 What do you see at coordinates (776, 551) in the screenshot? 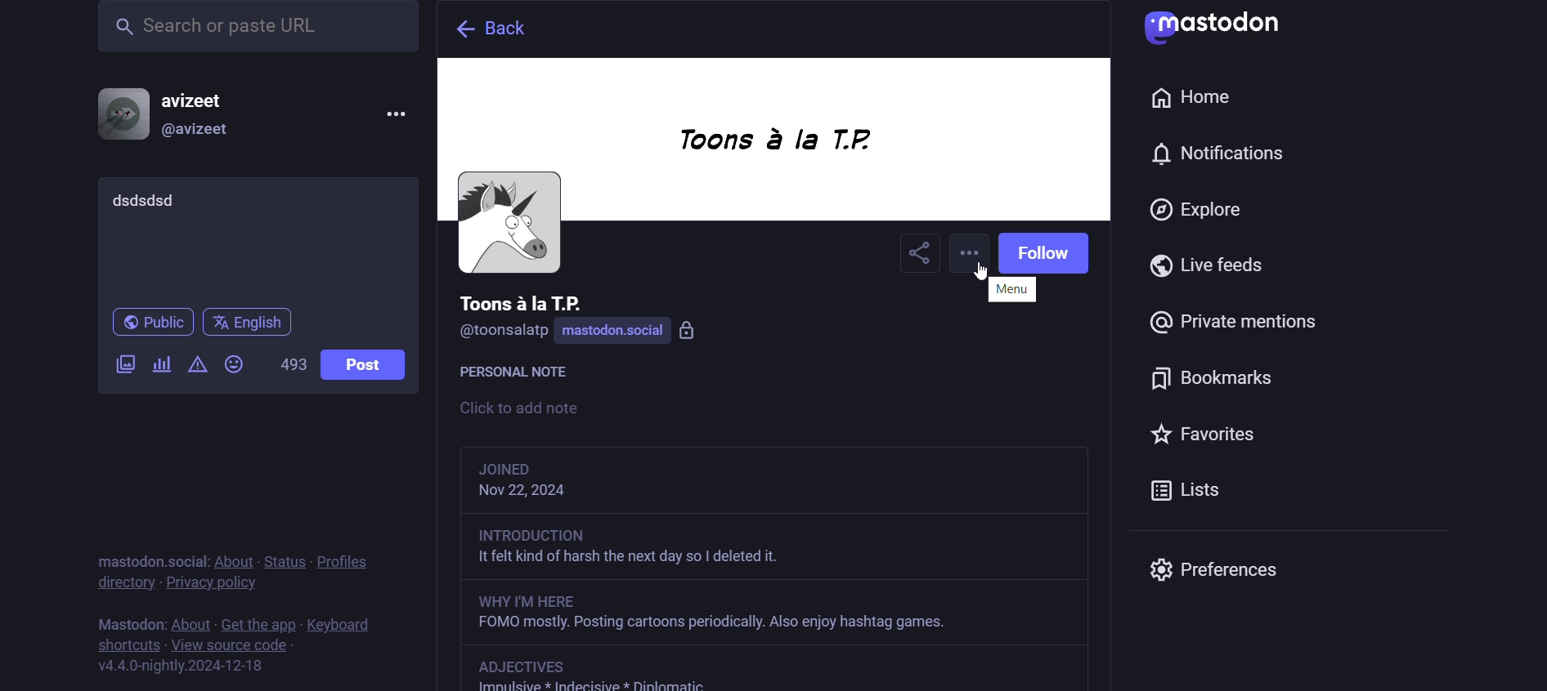
I see `` at bounding box center [776, 551].